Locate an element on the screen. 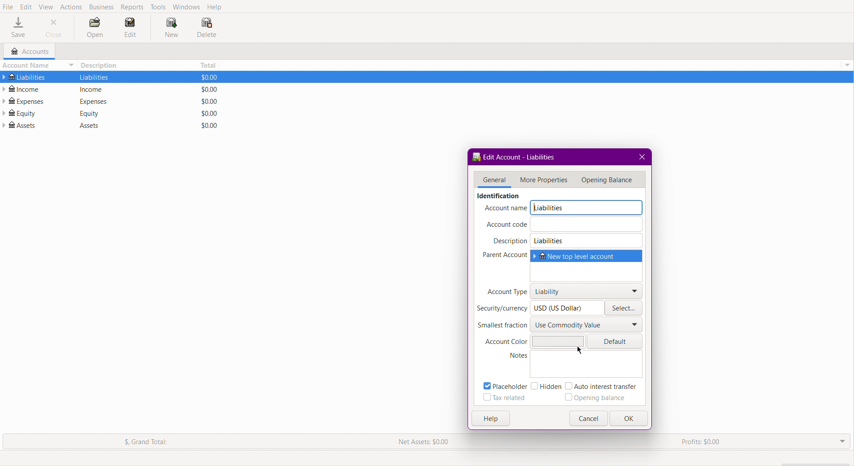  Edit is located at coordinates (26, 6).